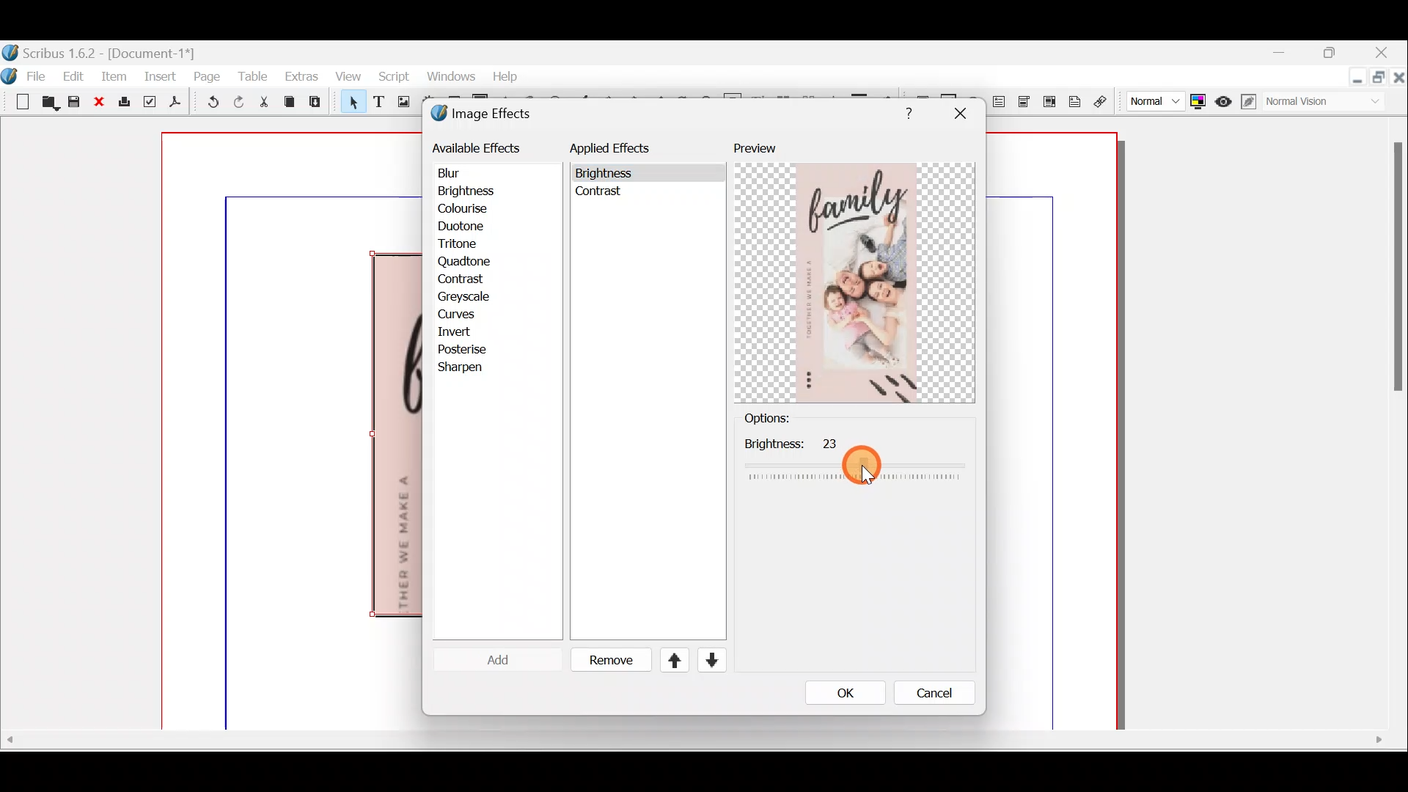 The height and width of the screenshot is (792, 1408). Describe the element at coordinates (1383, 54) in the screenshot. I see `Close` at that location.